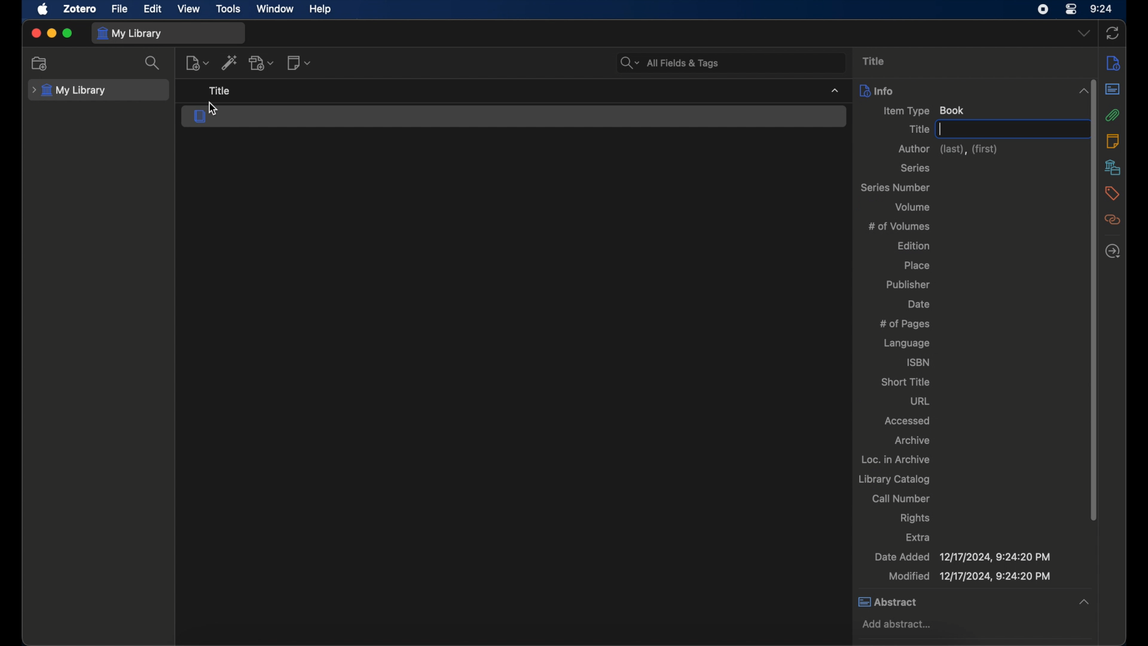 The image size is (1148, 646). What do you see at coordinates (1085, 33) in the screenshot?
I see `dropdown` at bounding box center [1085, 33].